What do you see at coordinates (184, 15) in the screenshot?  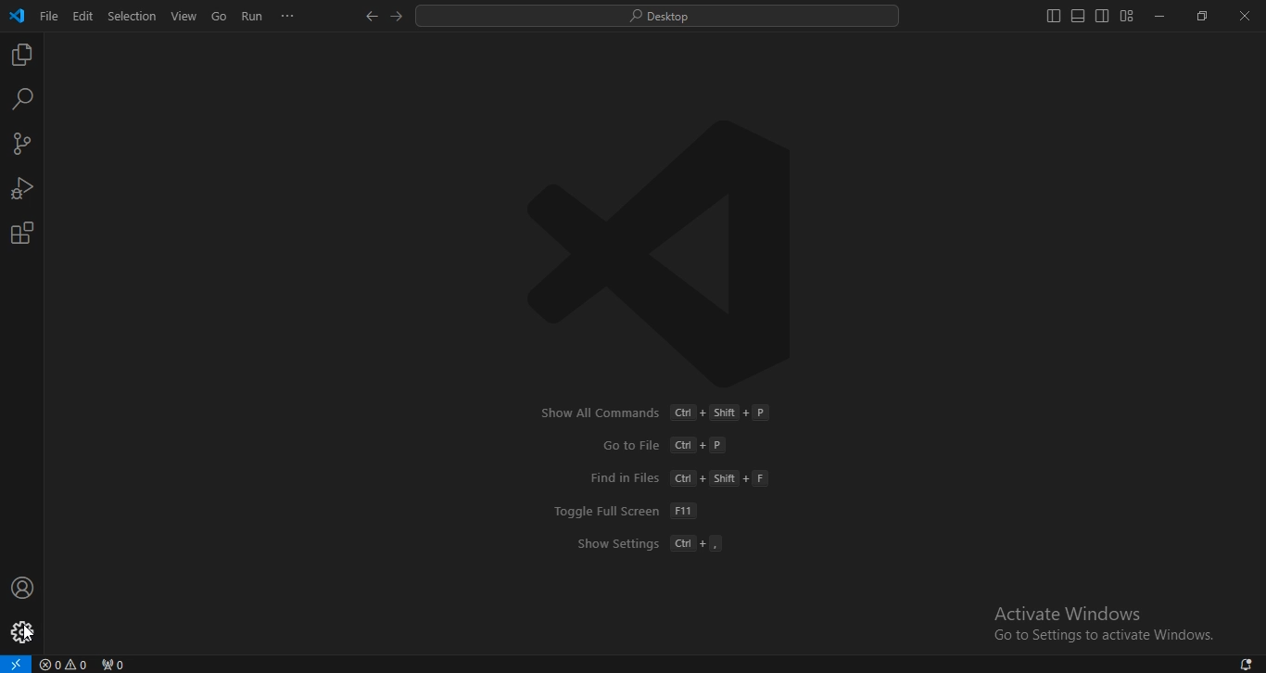 I see `view` at bounding box center [184, 15].